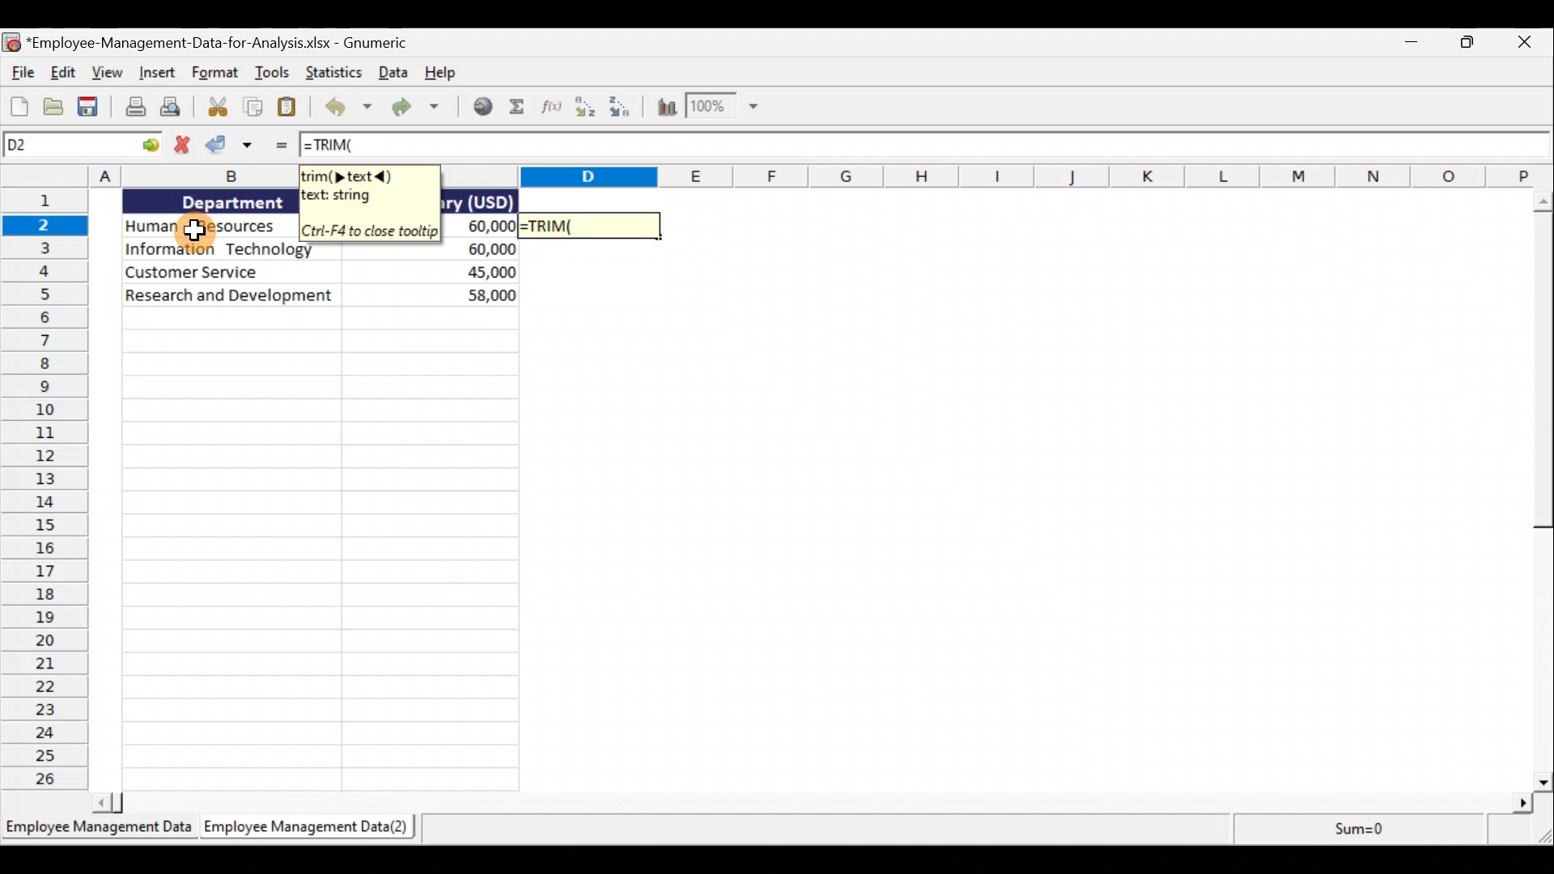 The image size is (1554, 874). Describe the element at coordinates (439, 74) in the screenshot. I see `Help` at that location.